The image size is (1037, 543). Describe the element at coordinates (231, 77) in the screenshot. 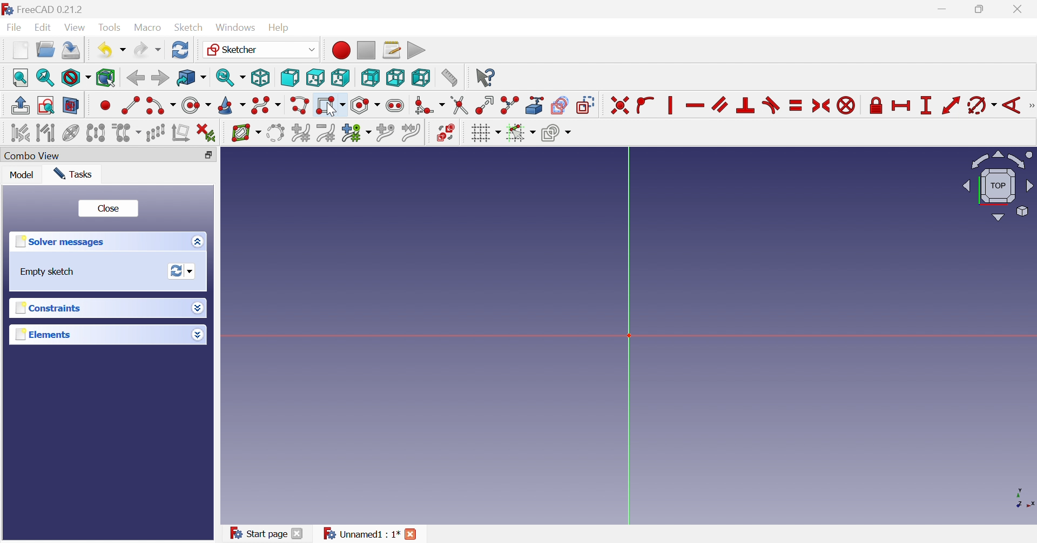

I see `Sync view` at that location.